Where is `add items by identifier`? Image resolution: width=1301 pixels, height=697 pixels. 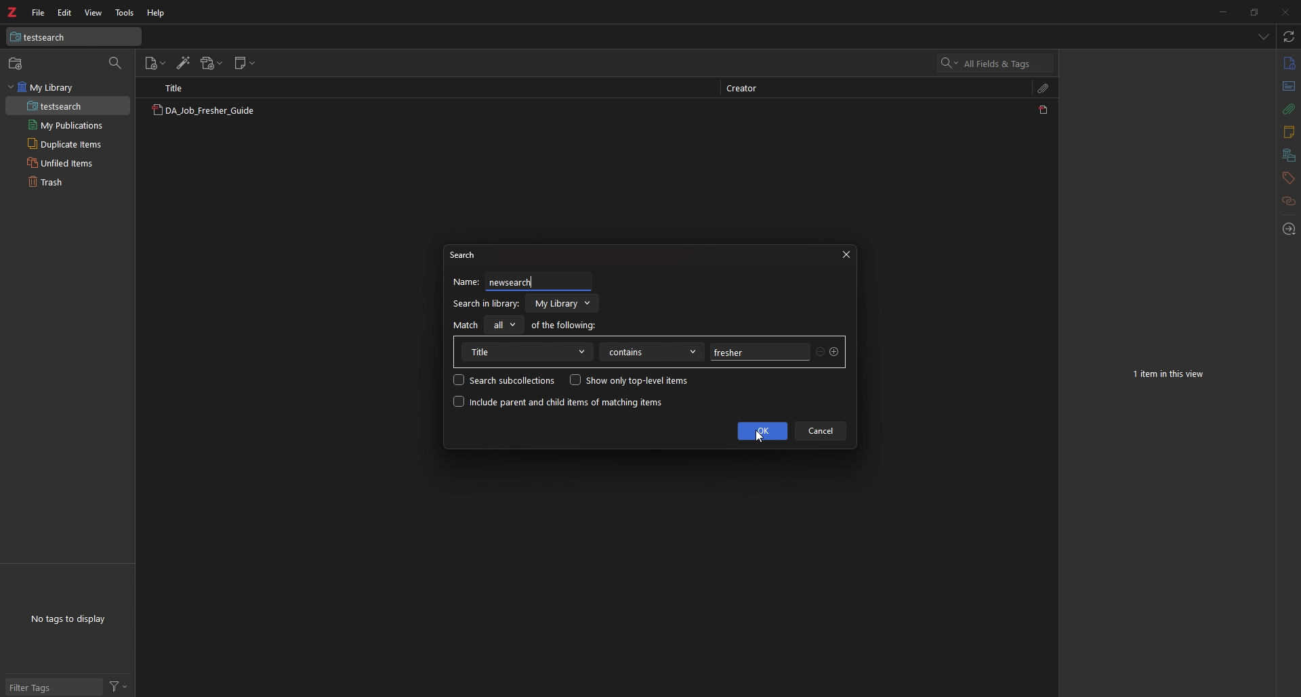 add items by identifier is located at coordinates (184, 63).